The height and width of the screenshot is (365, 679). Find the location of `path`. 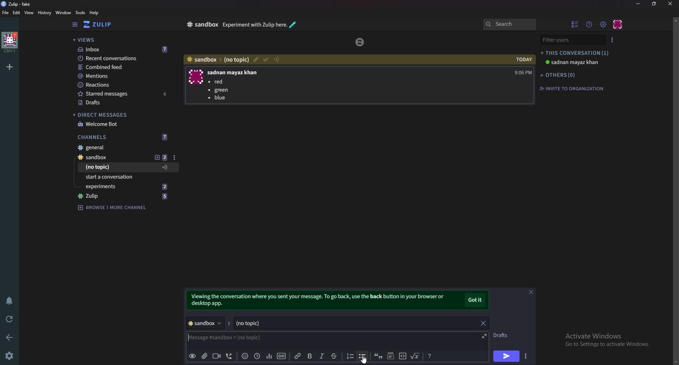

path is located at coordinates (218, 60).